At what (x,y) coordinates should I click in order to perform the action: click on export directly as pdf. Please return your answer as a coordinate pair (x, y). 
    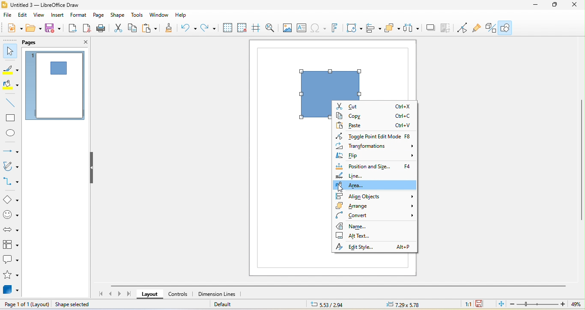
    Looking at the image, I should click on (86, 30).